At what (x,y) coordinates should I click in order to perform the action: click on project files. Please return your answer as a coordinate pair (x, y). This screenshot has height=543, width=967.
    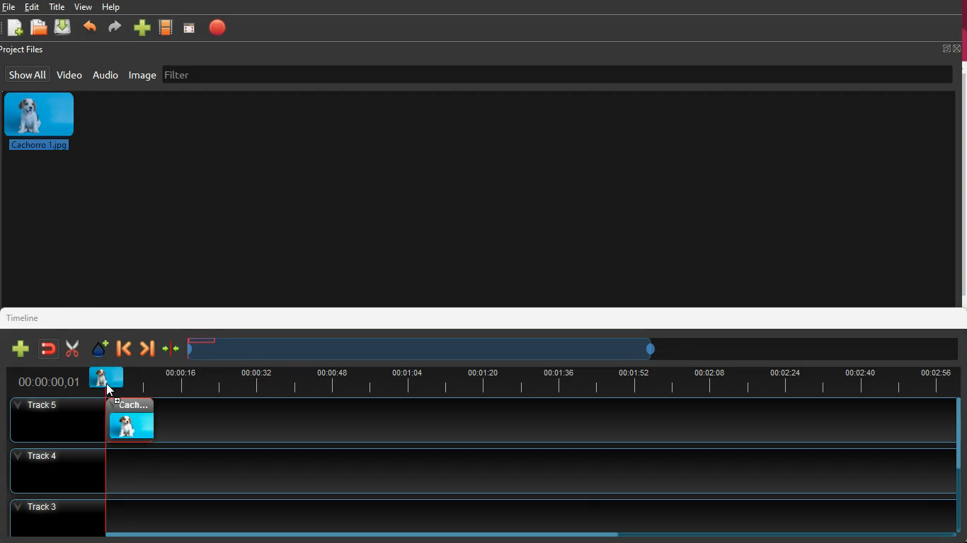
    Looking at the image, I should click on (24, 50).